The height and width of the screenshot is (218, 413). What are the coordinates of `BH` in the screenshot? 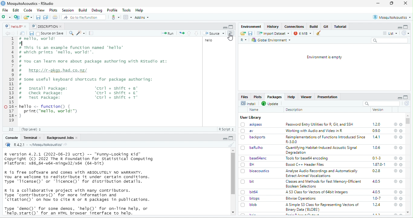 It's located at (248, 165).